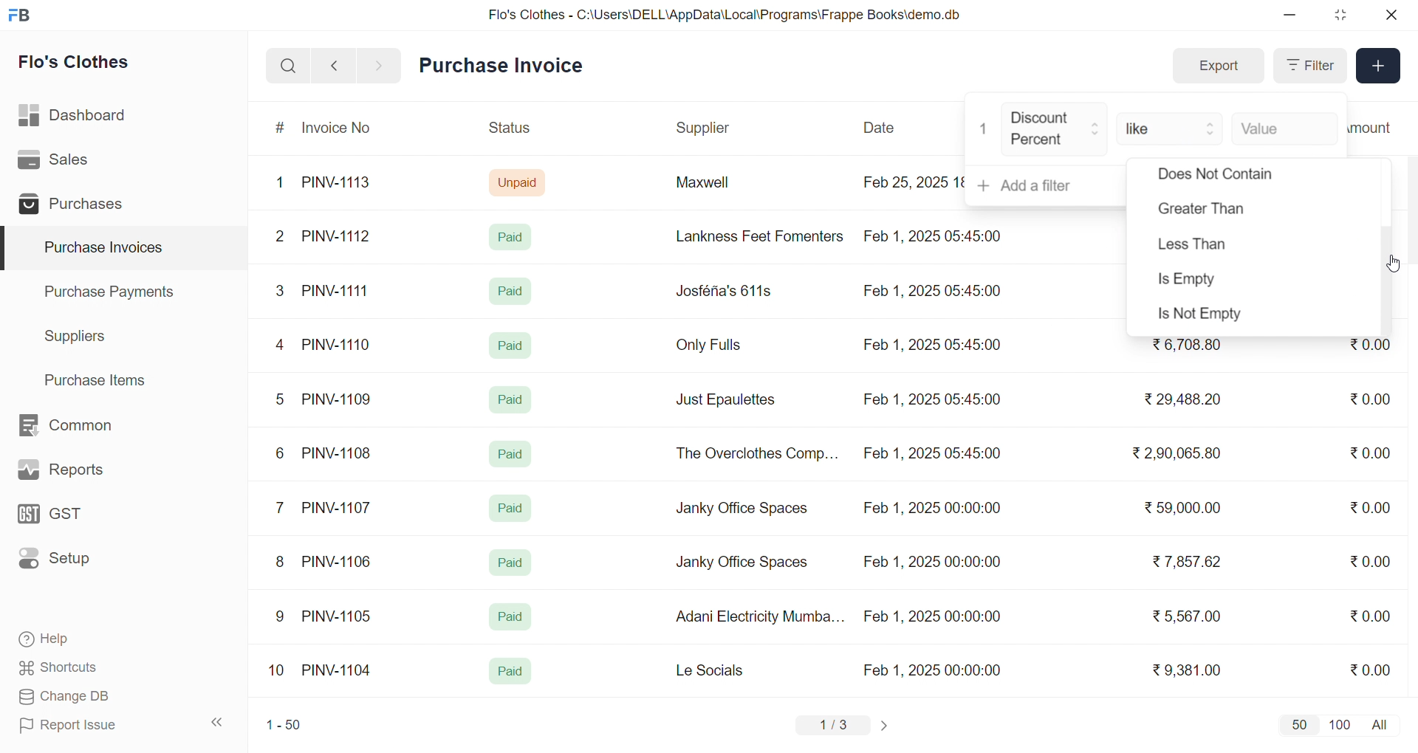 The width and height of the screenshot is (1418, 753). Describe the element at coordinates (931, 510) in the screenshot. I see `Feb 1, 2025 00:00:00` at that location.